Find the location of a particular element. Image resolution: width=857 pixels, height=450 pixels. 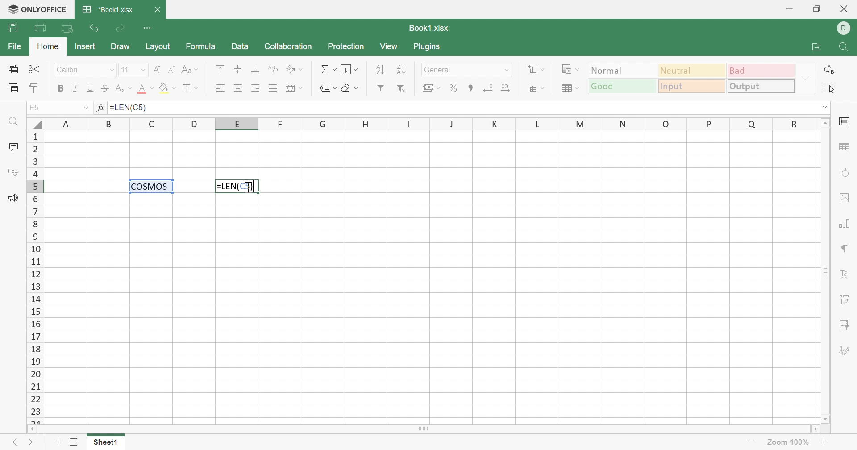

DELL is located at coordinates (844, 29).